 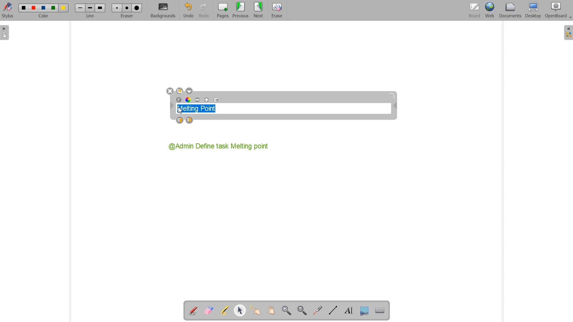 What do you see at coordinates (8, 10) in the screenshot?
I see `Stylus` at bounding box center [8, 10].